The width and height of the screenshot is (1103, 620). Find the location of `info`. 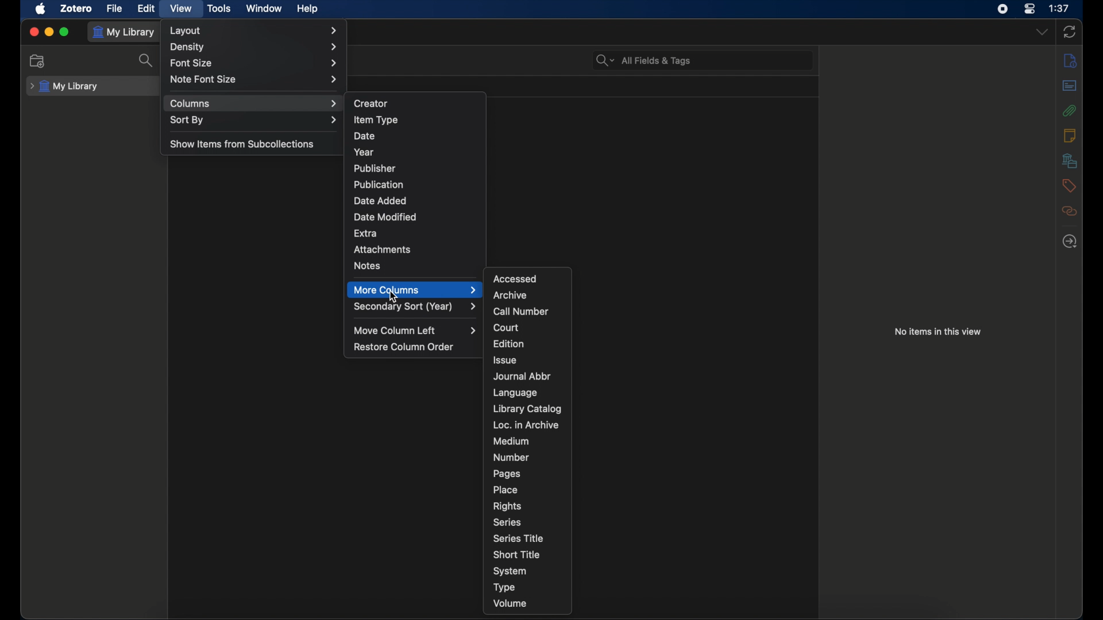

info is located at coordinates (1071, 60).